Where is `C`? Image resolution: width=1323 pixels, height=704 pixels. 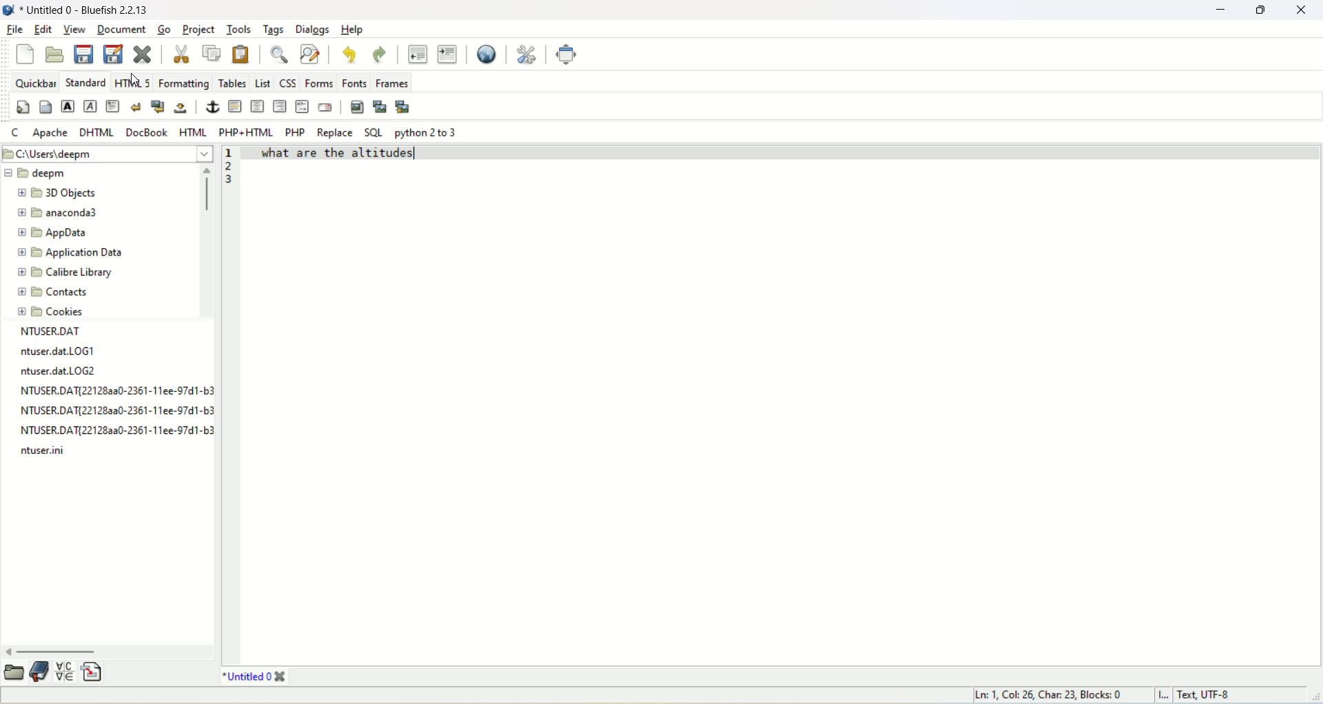
C is located at coordinates (16, 132).